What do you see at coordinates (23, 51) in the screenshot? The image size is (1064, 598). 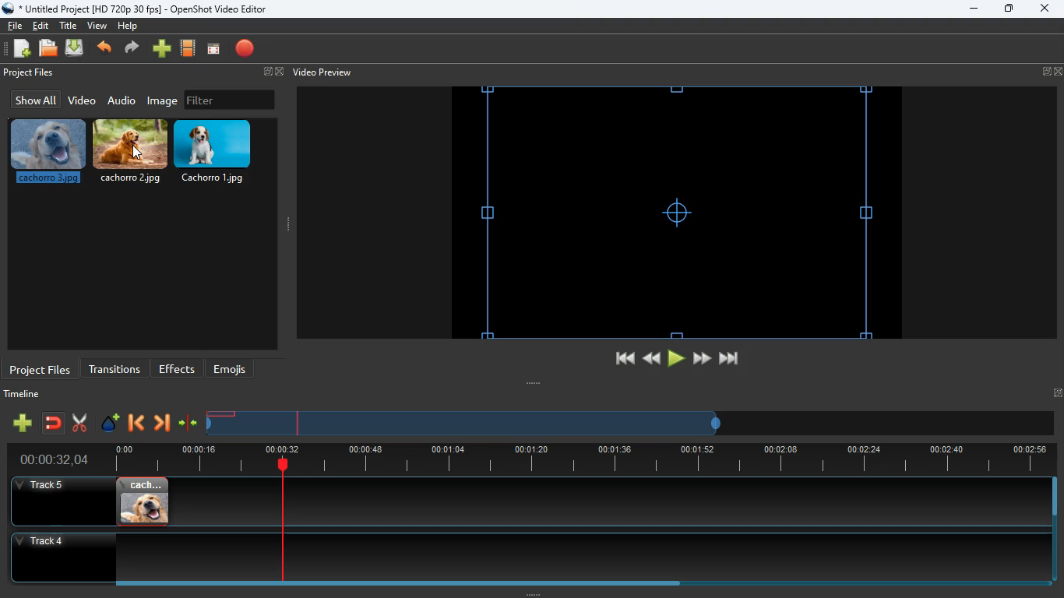 I see `add files` at bounding box center [23, 51].